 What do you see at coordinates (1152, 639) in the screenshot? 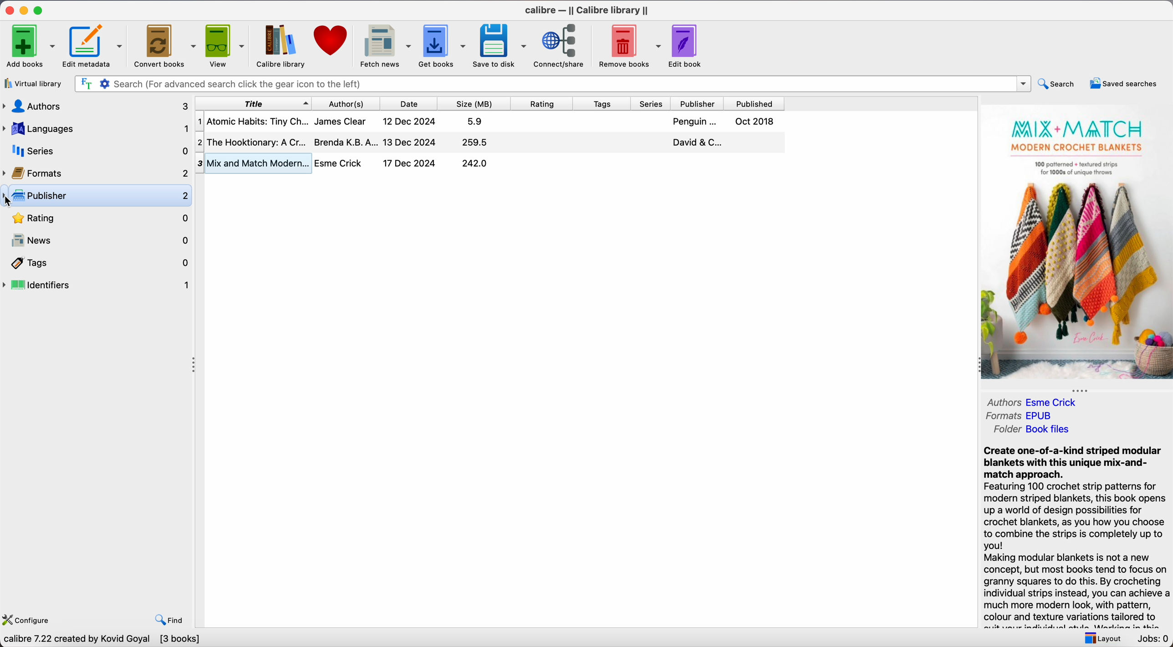
I see `Jobs: 0` at bounding box center [1152, 639].